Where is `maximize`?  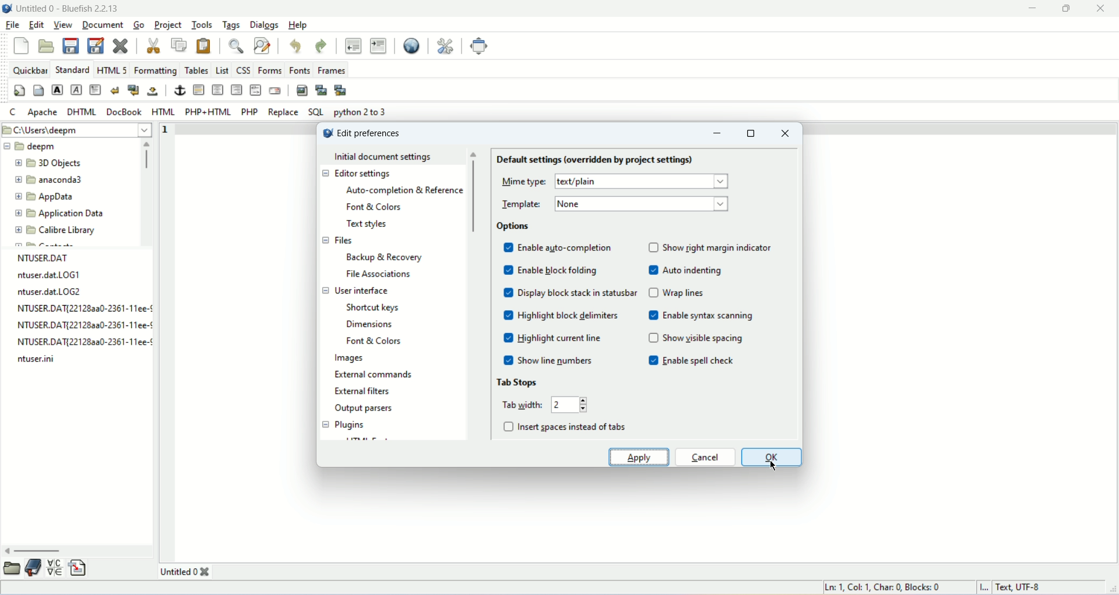 maximize is located at coordinates (753, 133).